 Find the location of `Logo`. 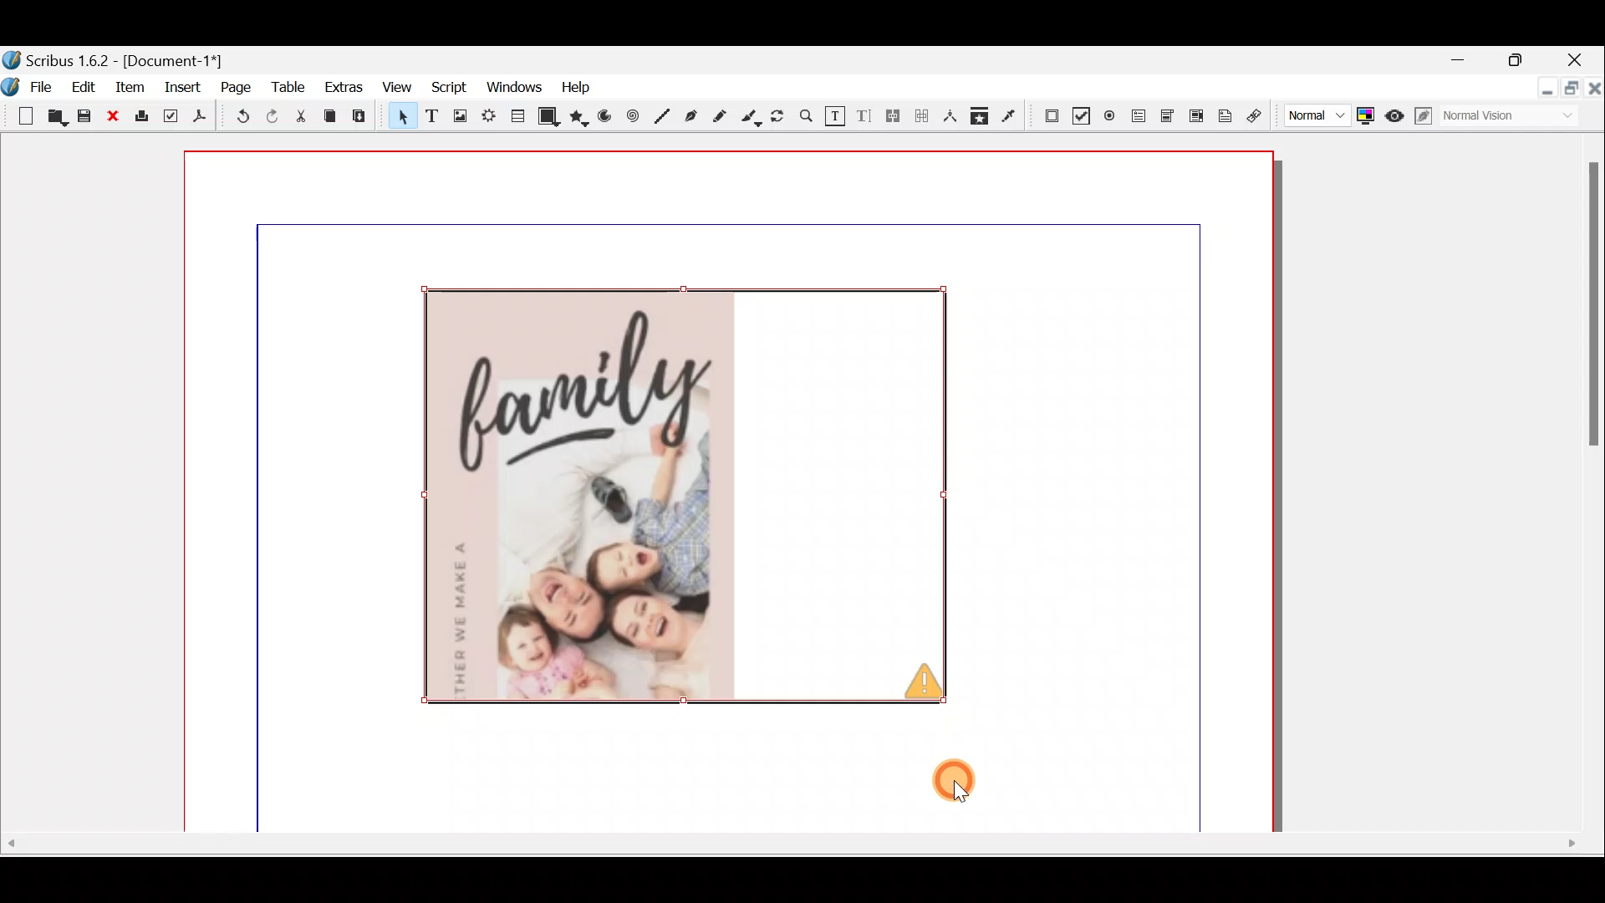

Logo is located at coordinates (10, 85).